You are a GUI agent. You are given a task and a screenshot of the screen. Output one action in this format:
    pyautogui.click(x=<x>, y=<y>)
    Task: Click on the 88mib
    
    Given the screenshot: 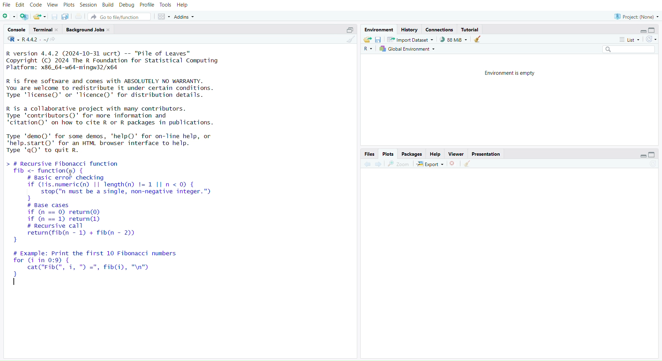 What is the action you would take?
    pyautogui.click(x=454, y=40)
    